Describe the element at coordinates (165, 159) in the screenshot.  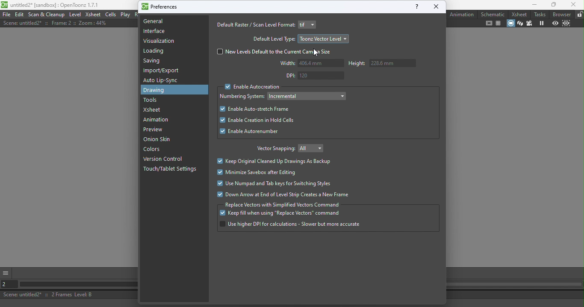
I see `Version control` at that location.